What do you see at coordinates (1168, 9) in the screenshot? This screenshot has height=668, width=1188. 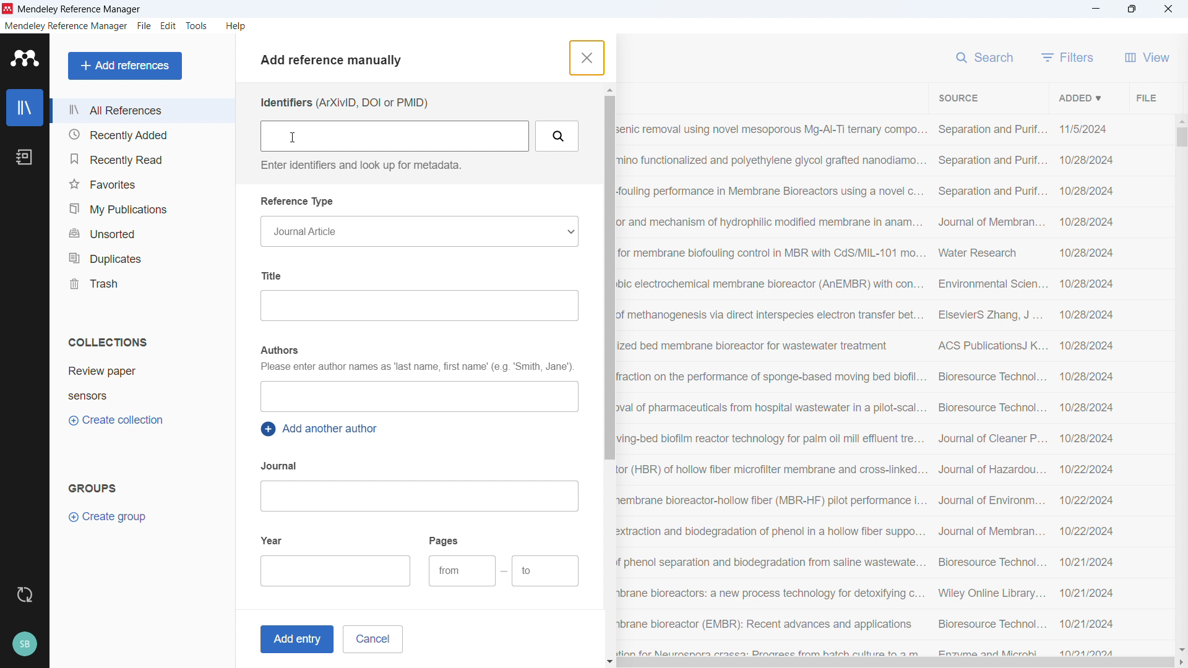 I see `Close` at bounding box center [1168, 9].